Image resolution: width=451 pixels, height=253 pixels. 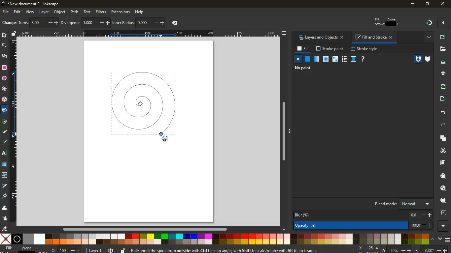 I want to click on change, so click(x=9, y=22).